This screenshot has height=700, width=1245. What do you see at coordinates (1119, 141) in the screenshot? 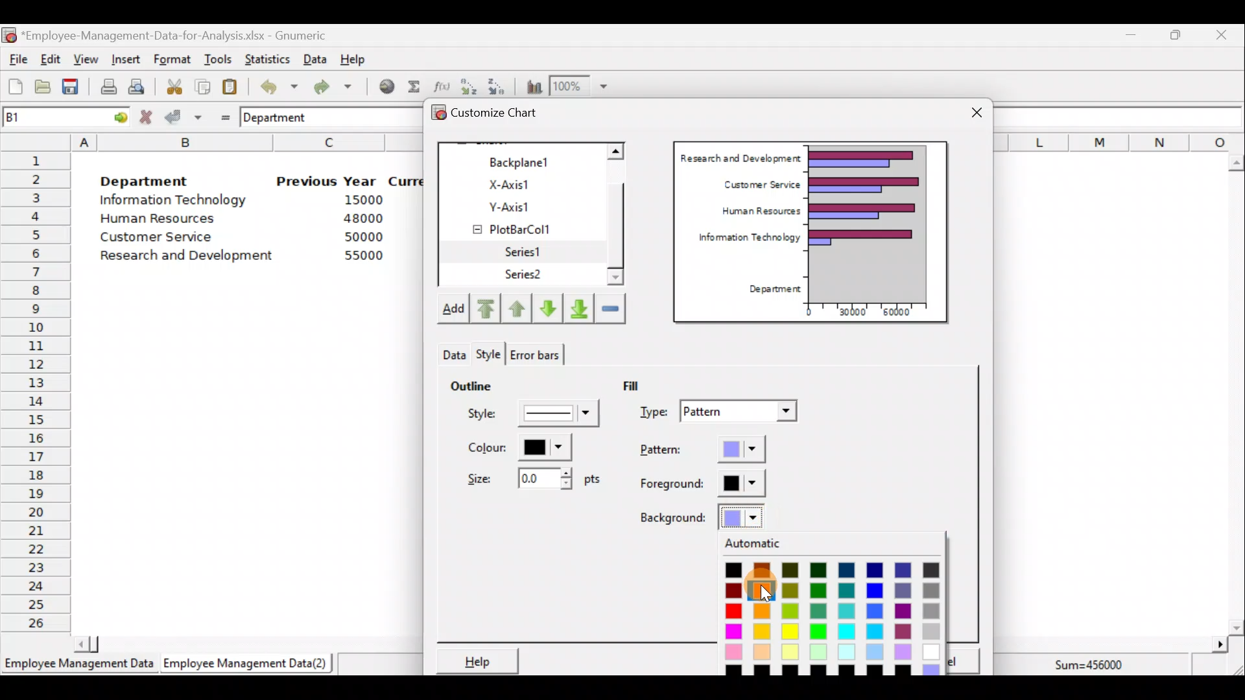
I see `Columns` at bounding box center [1119, 141].